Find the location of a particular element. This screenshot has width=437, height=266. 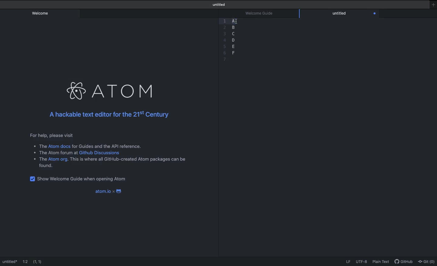

Close is located at coordinates (375, 14).